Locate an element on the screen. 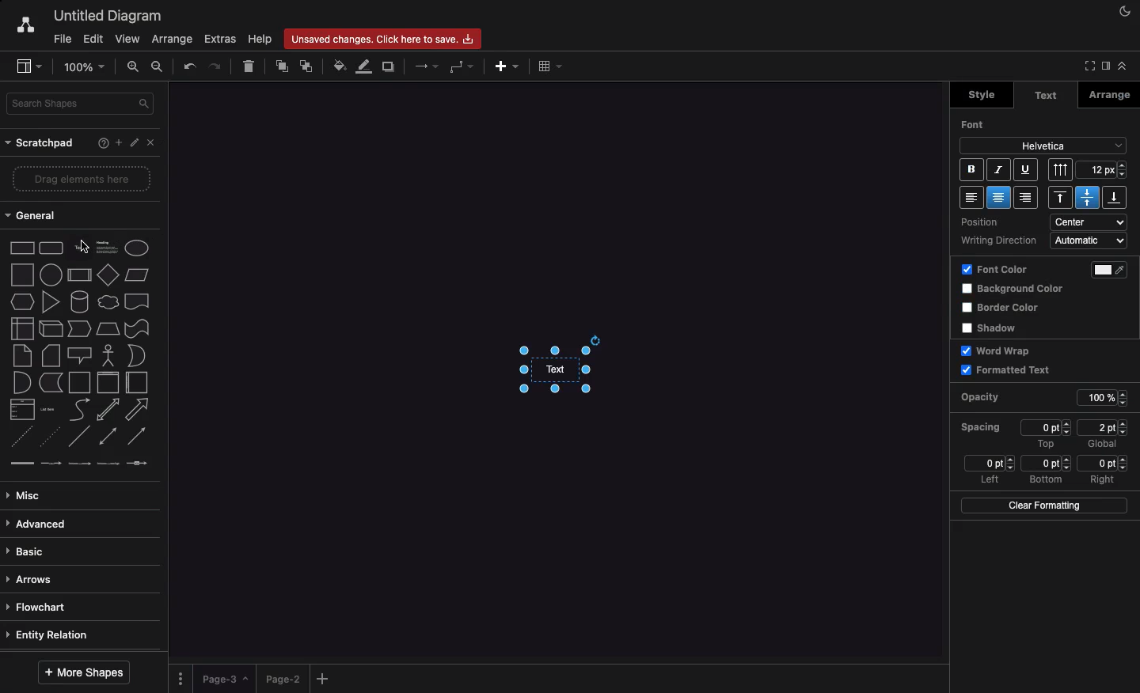  Opacity  is located at coordinates (993, 398).